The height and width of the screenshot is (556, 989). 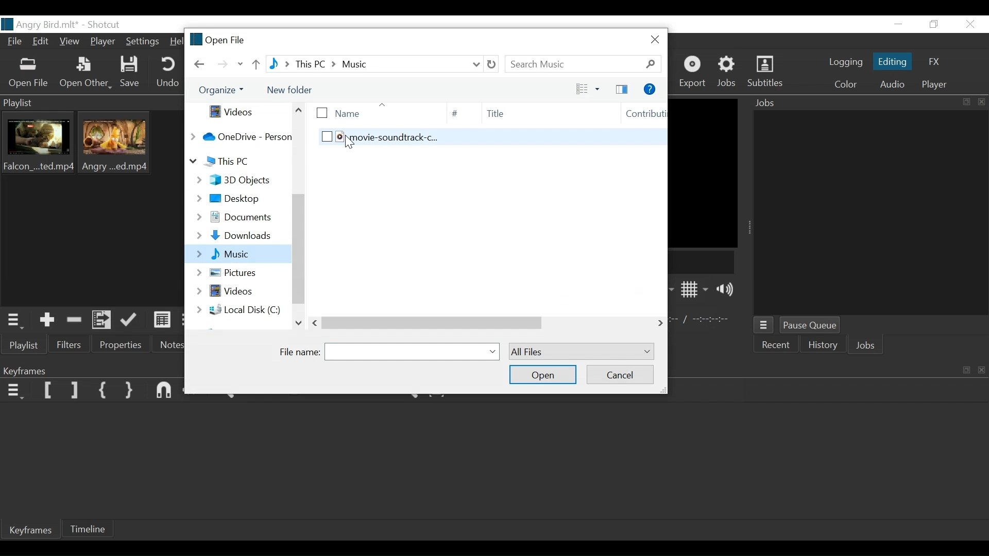 I want to click on File, so click(x=12, y=42).